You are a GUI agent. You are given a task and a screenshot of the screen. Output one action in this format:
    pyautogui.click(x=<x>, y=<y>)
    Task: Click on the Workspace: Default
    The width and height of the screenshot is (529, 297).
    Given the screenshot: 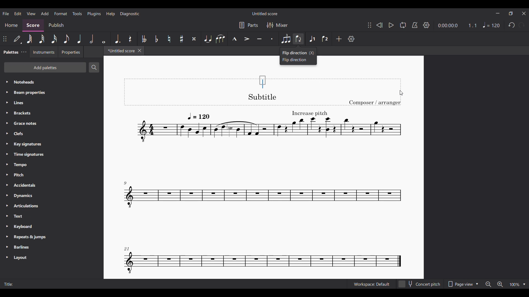 What is the action you would take?
    pyautogui.click(x=372, y=284)
    